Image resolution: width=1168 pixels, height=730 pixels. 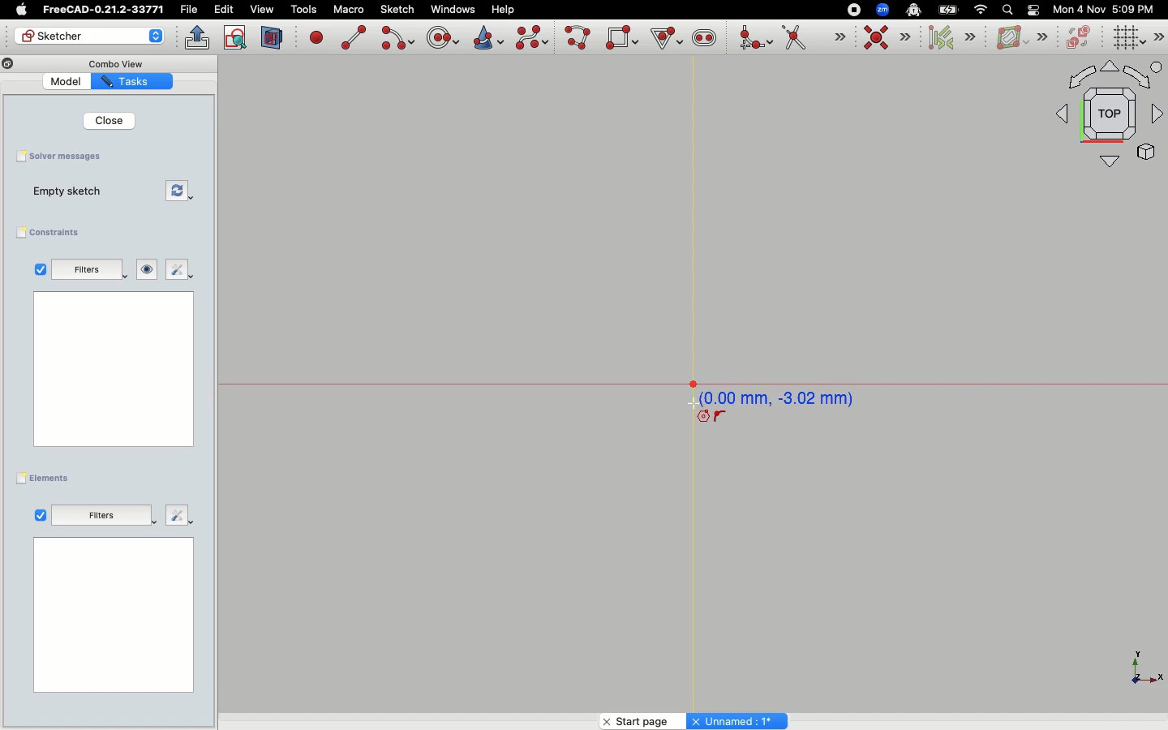 What do you see at coordinates (1136, 668) in the screenshot?
I see `X Y Z` at bounding box center [1136, 668].